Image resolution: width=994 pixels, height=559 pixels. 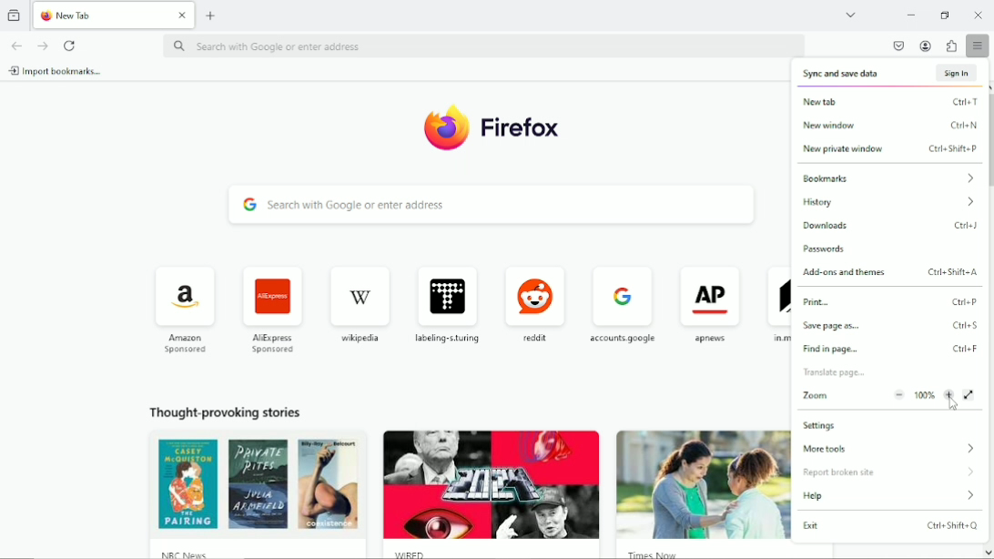 What do you see at coordinates (275, 308) in the screenshot?
I see `AliExpress` at bounding box center [275, 308].